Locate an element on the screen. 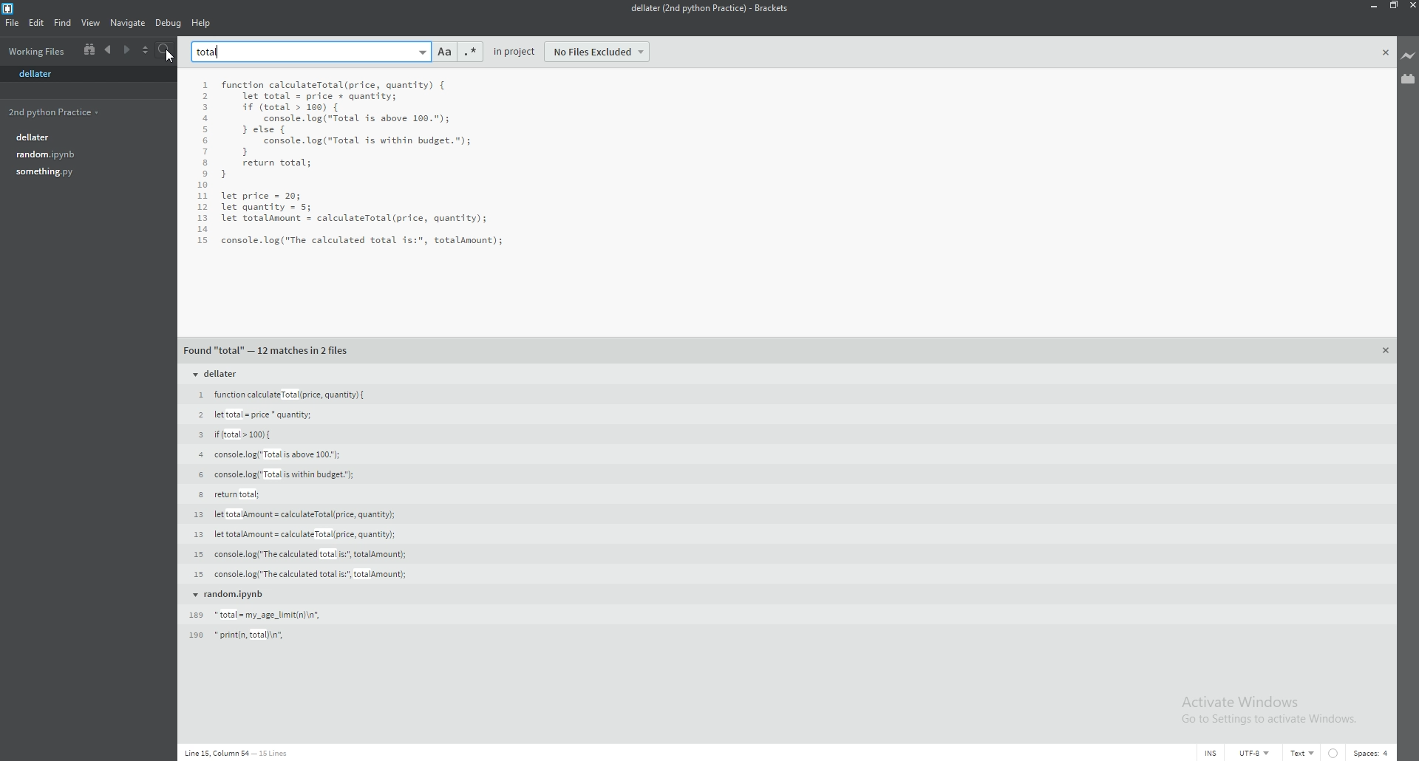  4 console.log("Total is above 100."); is located at coordinates (266, 454).